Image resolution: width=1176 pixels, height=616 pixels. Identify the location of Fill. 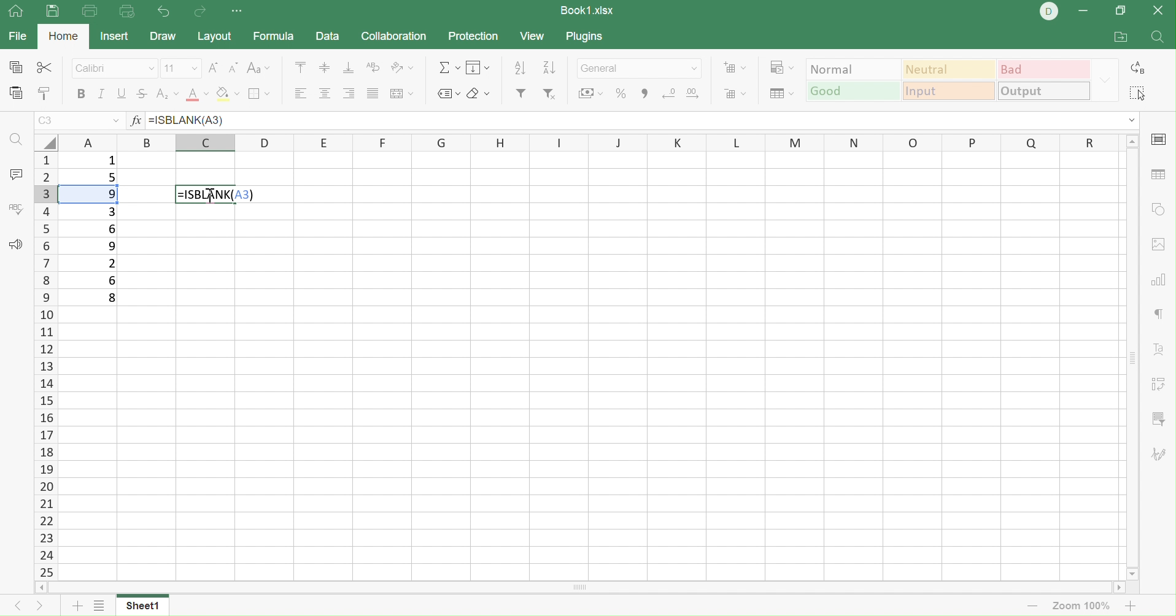
(478, 67).